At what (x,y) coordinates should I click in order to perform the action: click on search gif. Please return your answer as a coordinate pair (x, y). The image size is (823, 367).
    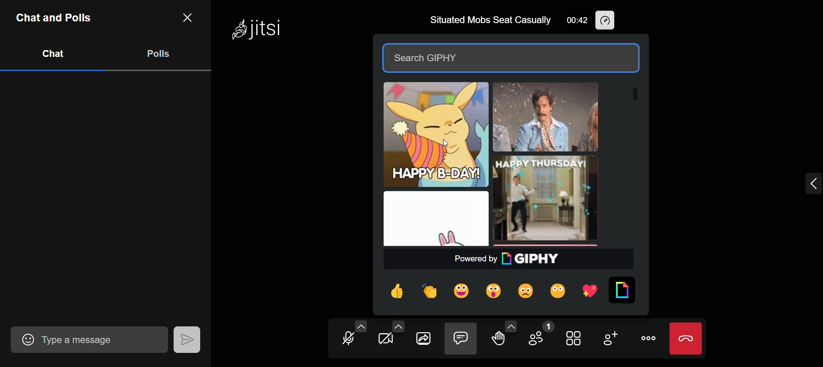
    Looking at the image, I should click on (512, 57).